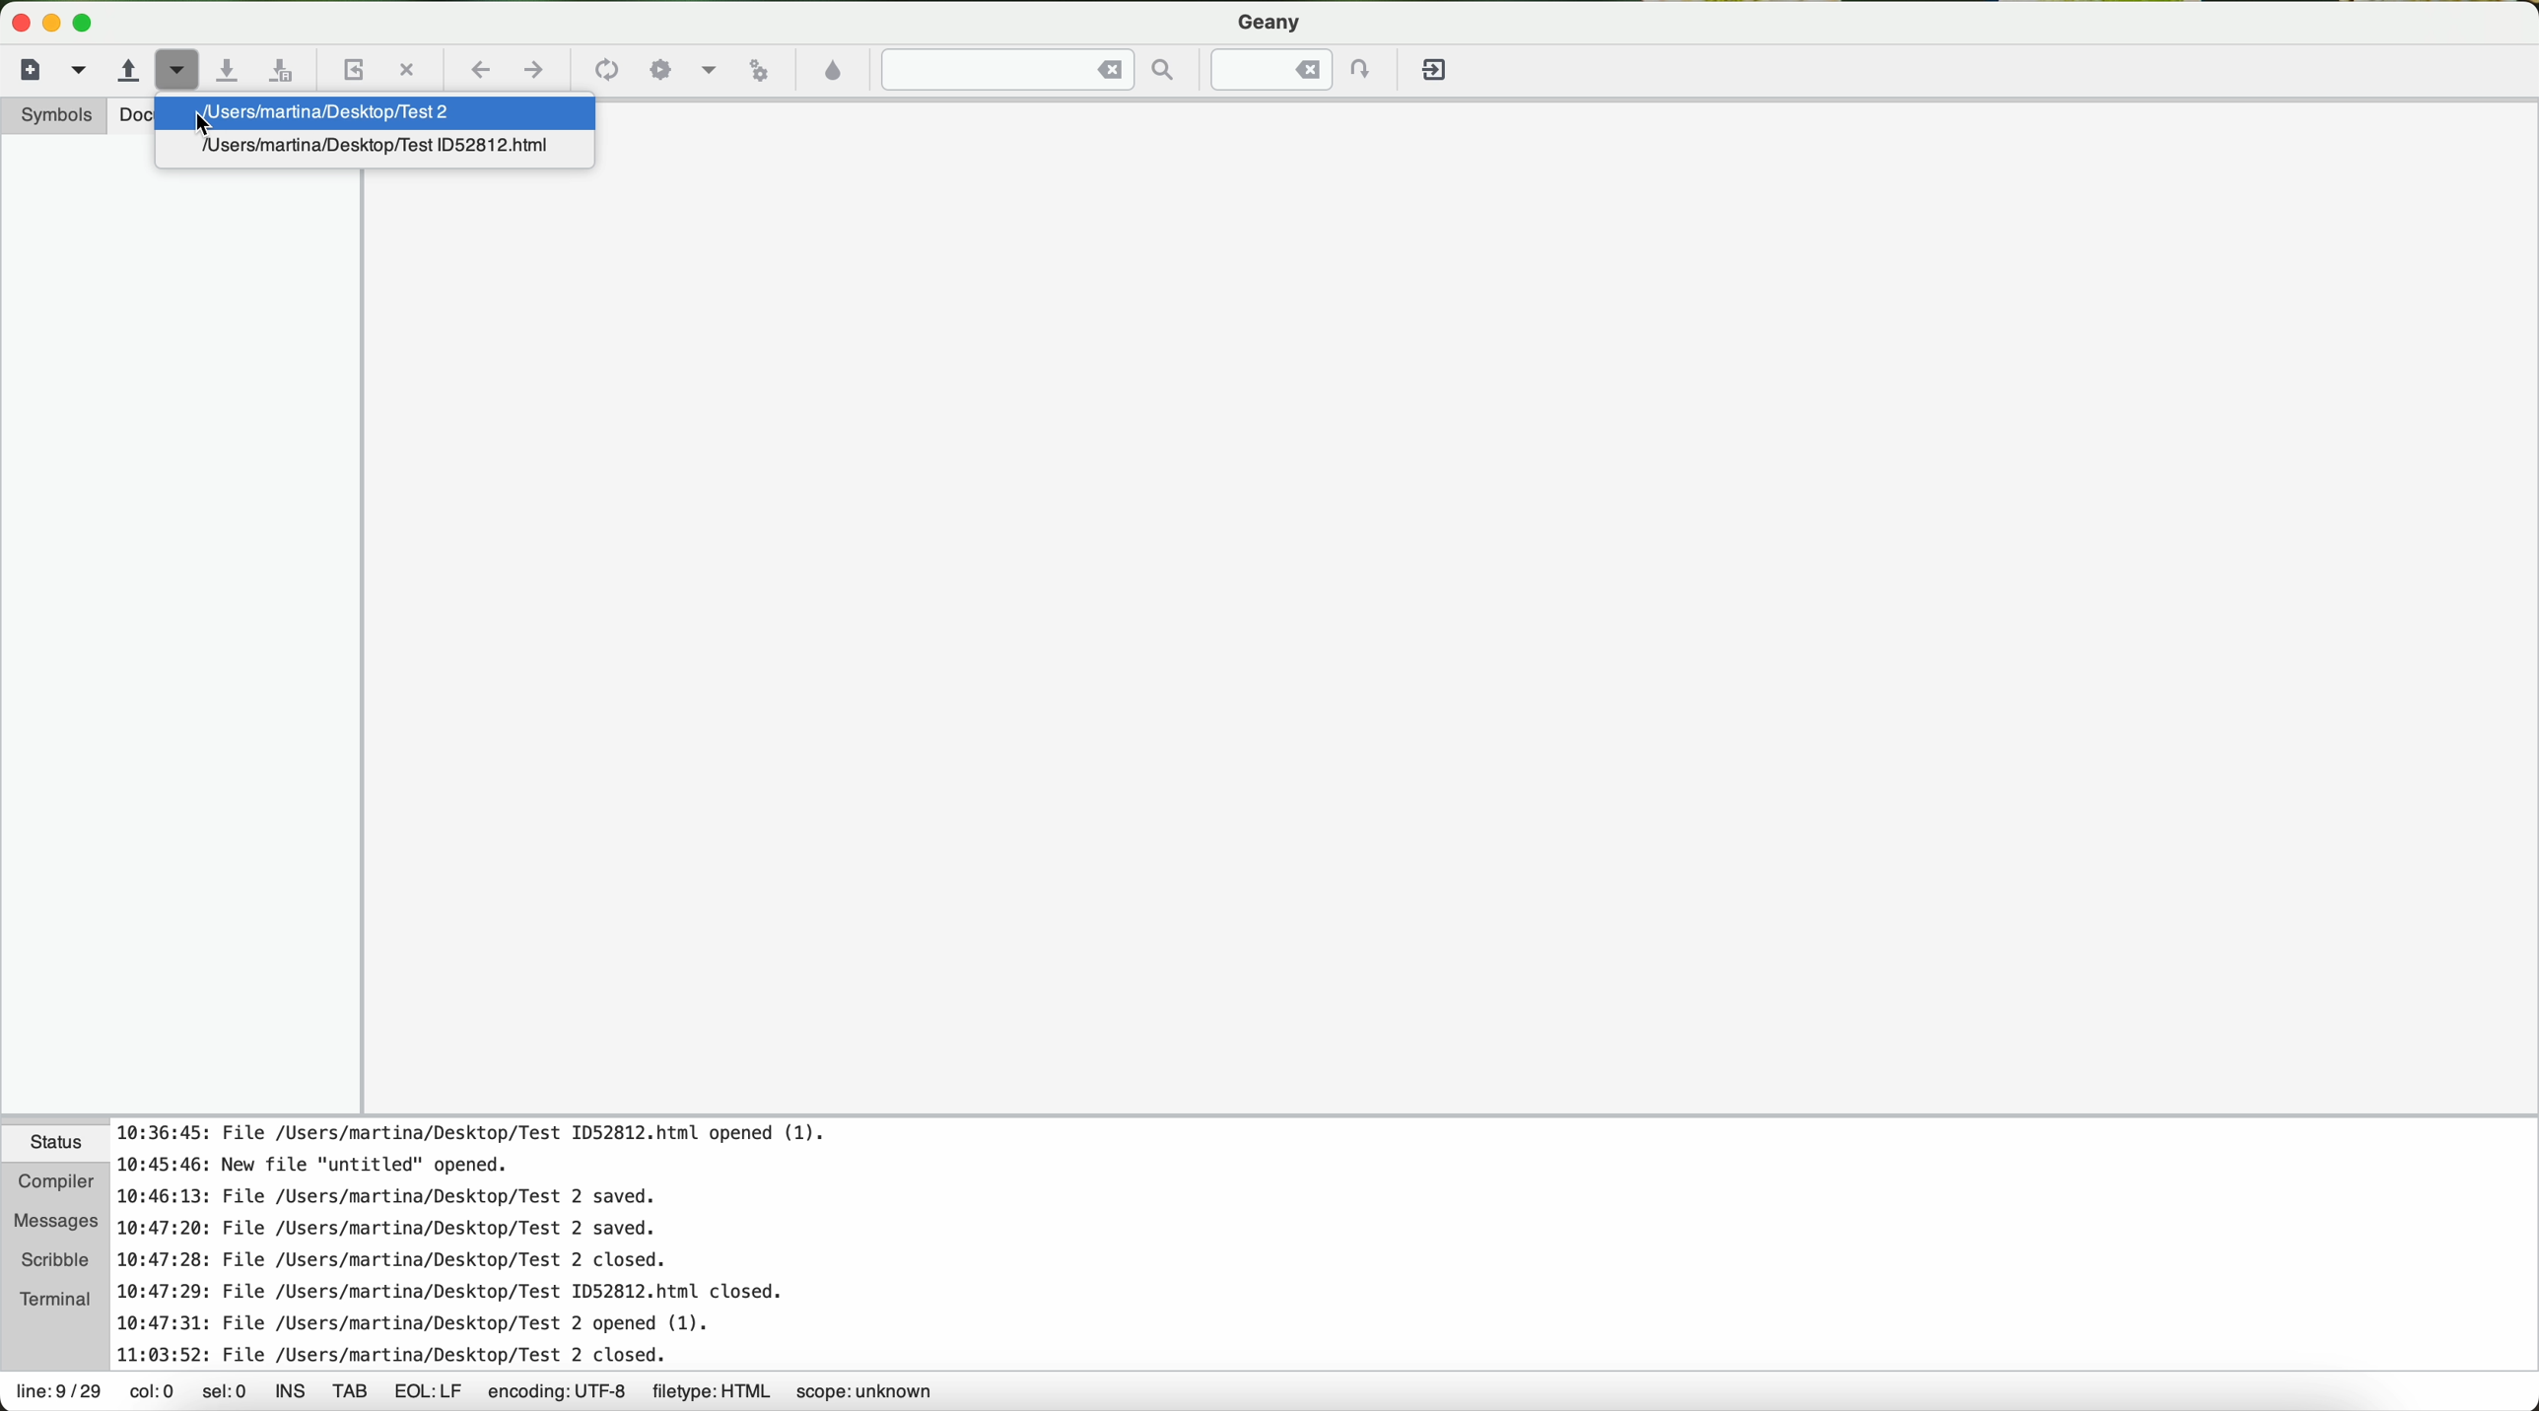  I want to click on icon, so click(603, 72).